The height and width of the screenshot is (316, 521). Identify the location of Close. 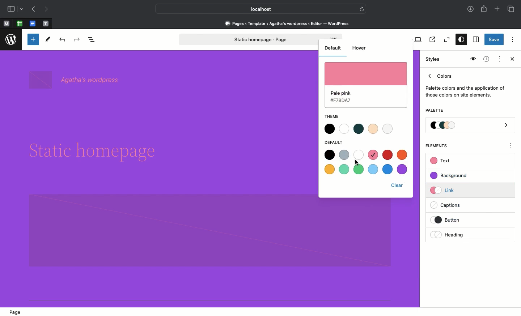
(511, 60).